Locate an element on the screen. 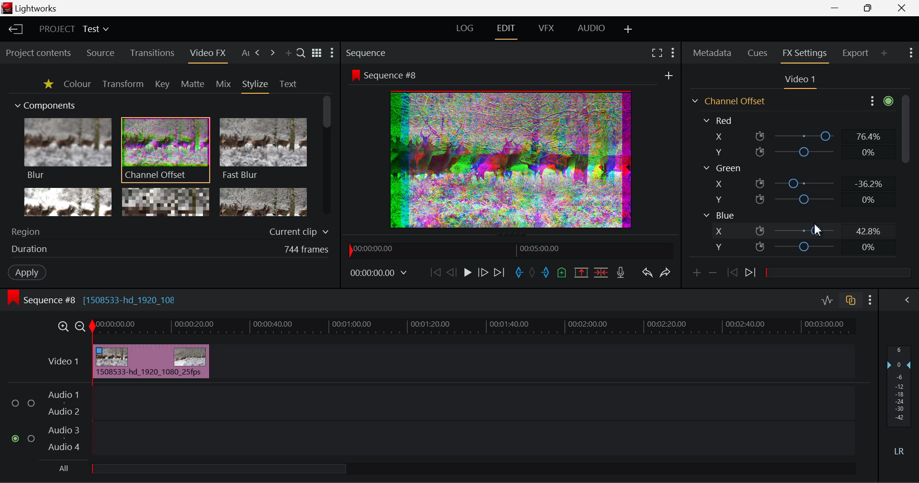  Region is located at coordinates (172, 230).